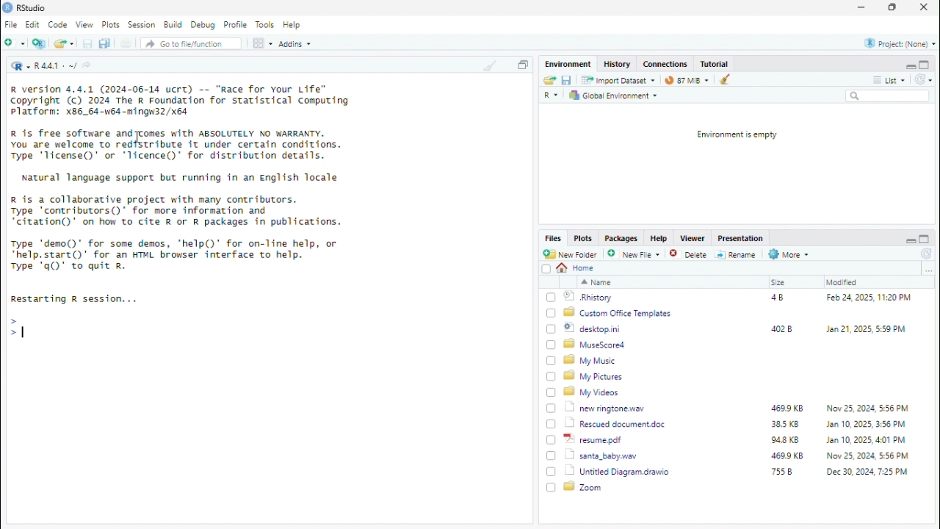  I want to click on Zoom, so click(584, 486).